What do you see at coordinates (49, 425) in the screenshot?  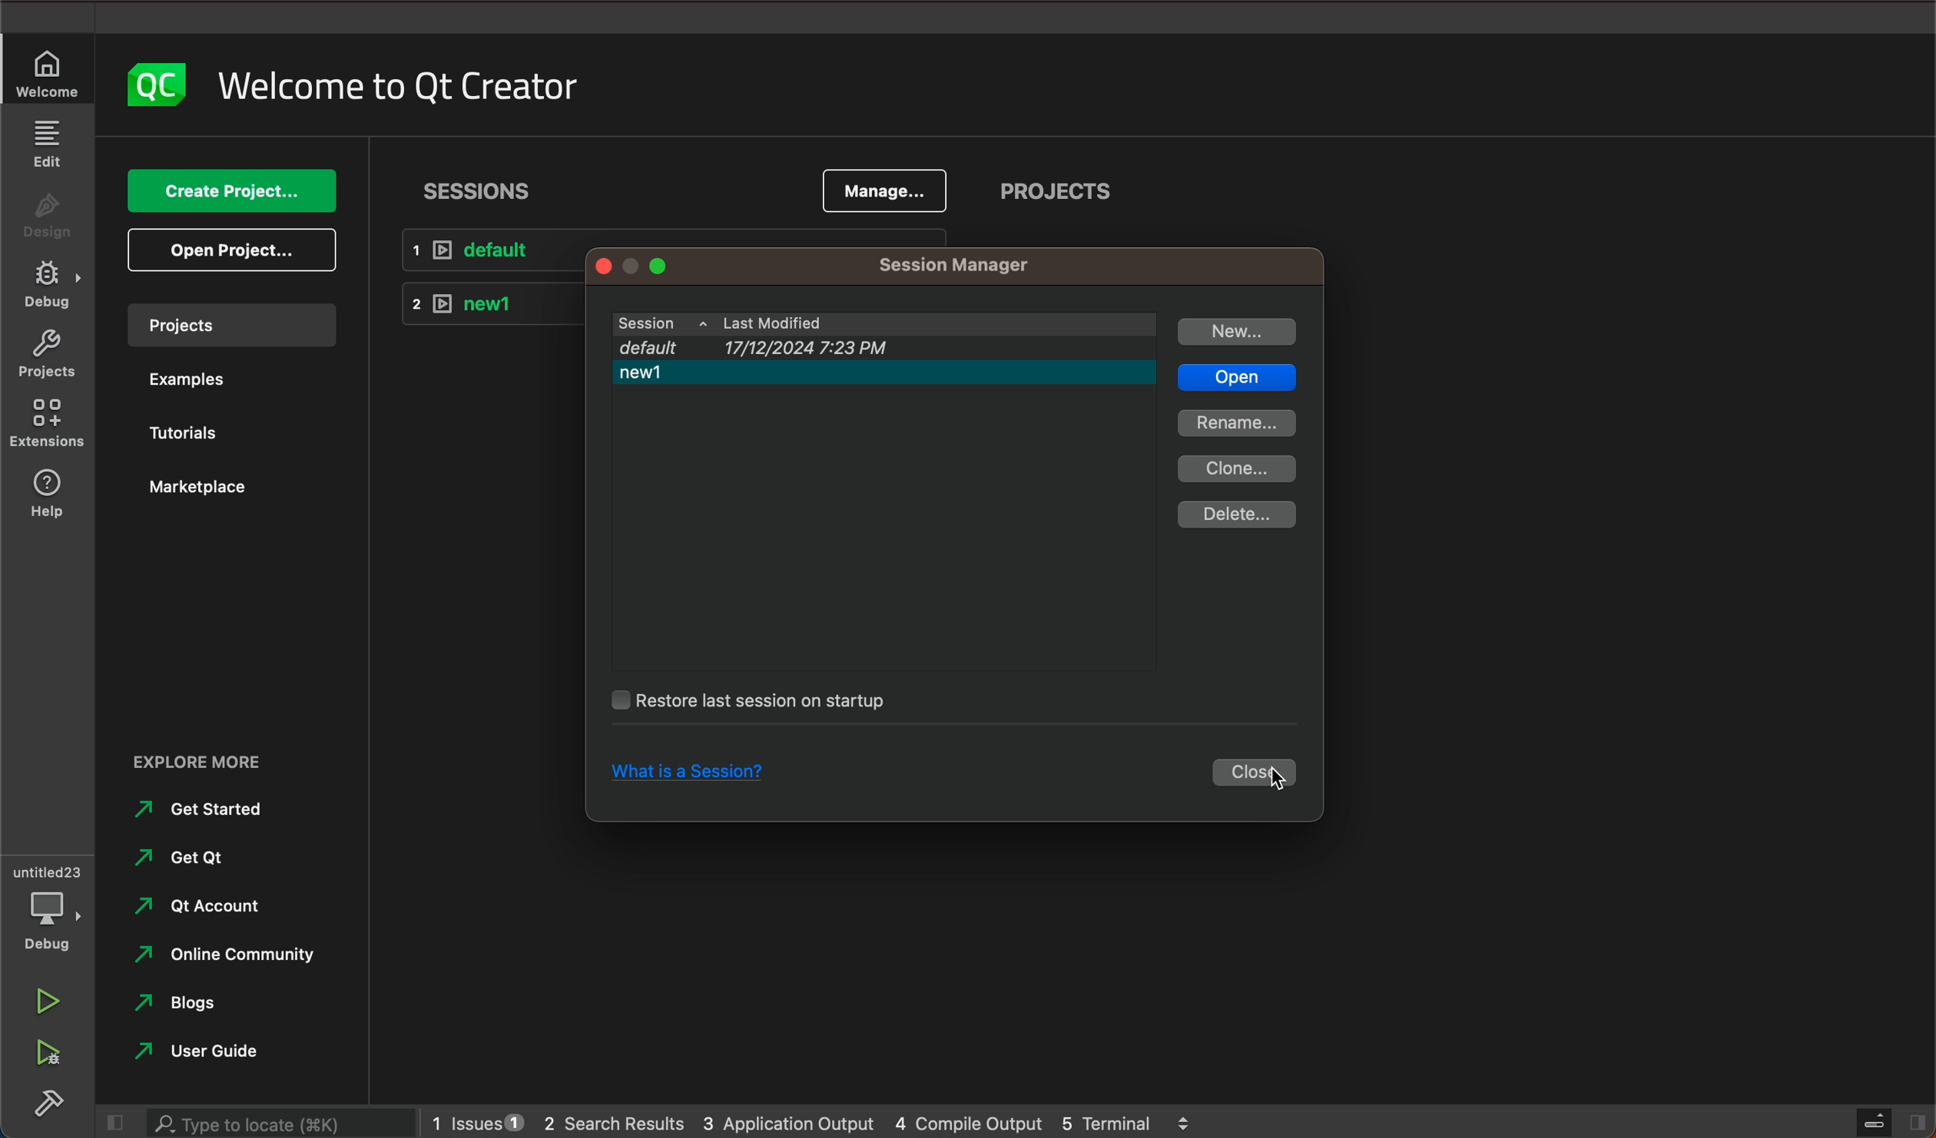 I see `Extensions` at bounding box center [49, 425].